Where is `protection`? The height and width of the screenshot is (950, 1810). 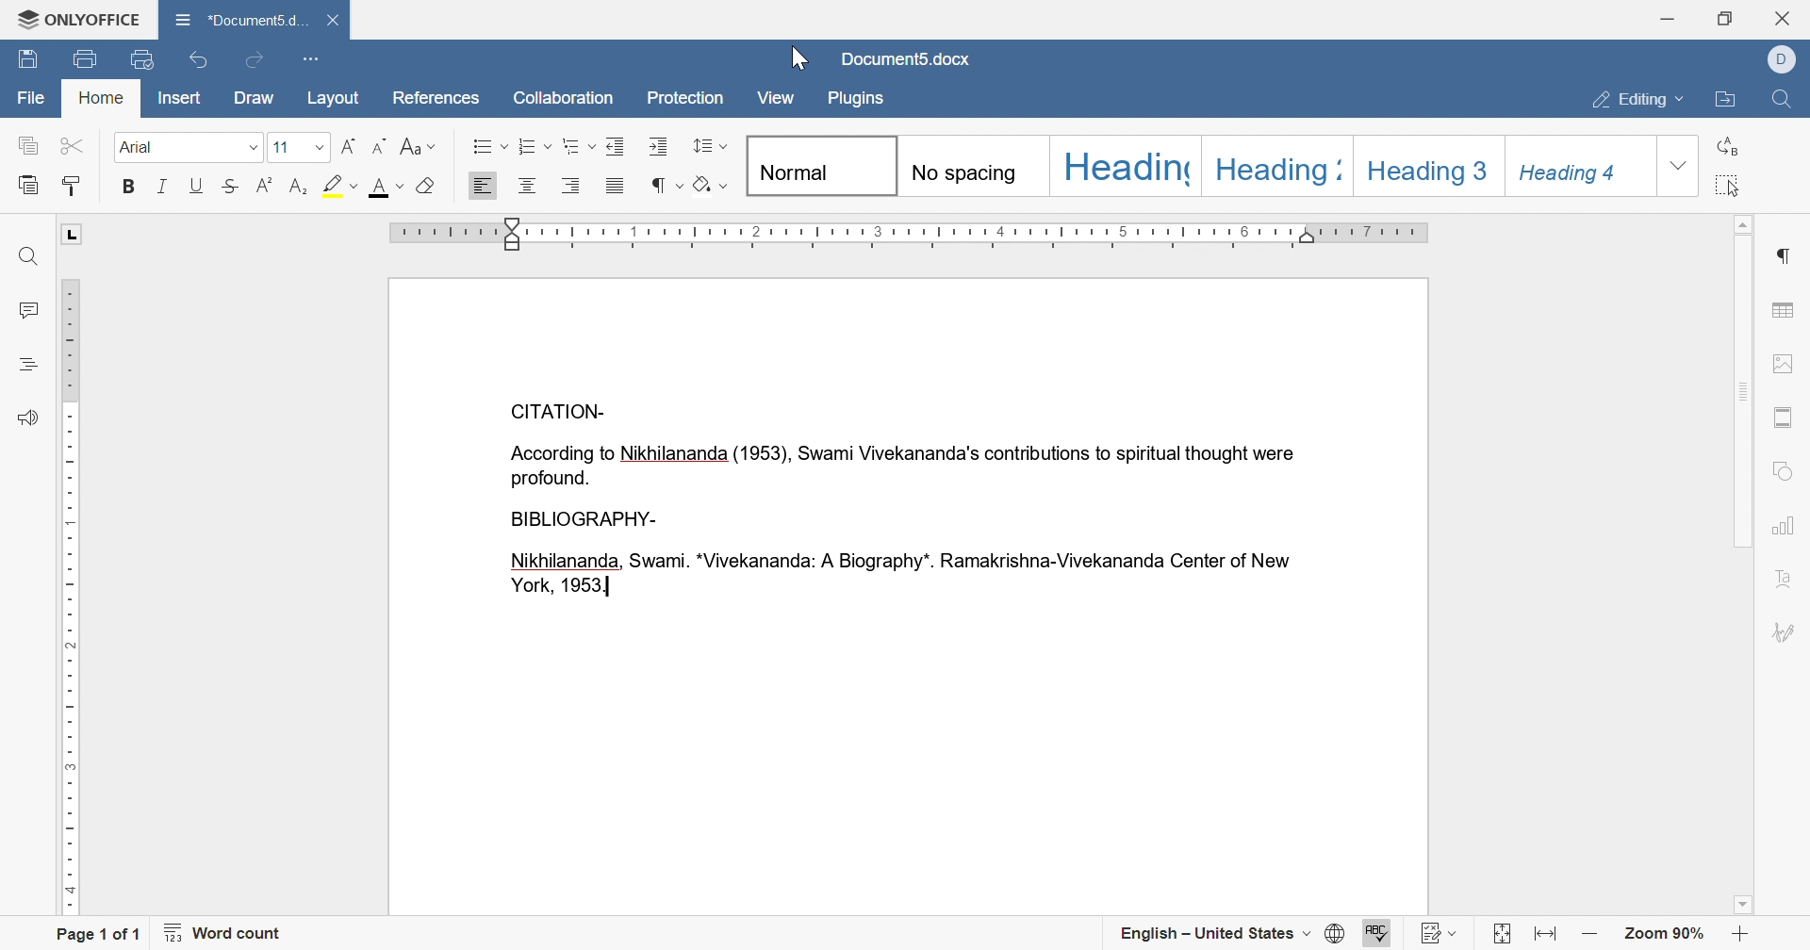
protection is located at coordinates (689, 98).